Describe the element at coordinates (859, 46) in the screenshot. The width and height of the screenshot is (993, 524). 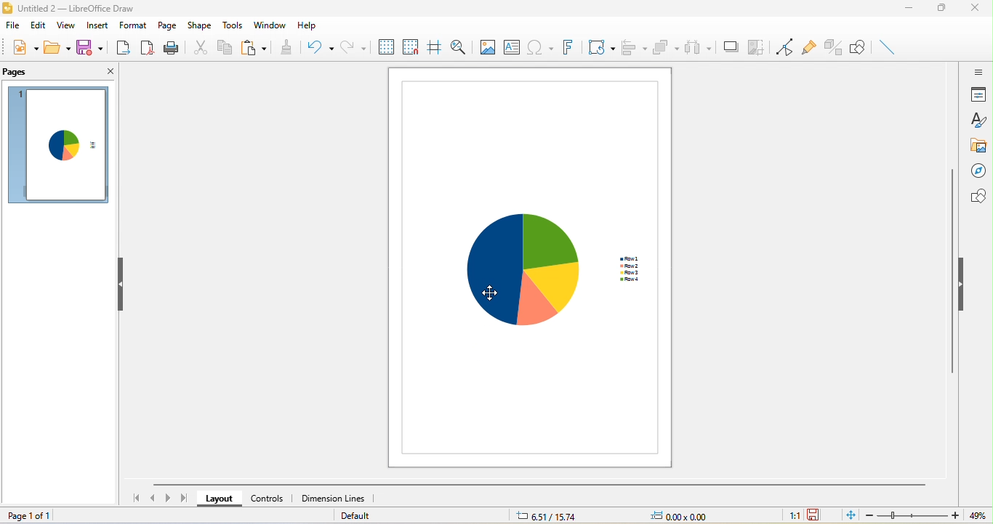
I see `show draw functions` at that location.